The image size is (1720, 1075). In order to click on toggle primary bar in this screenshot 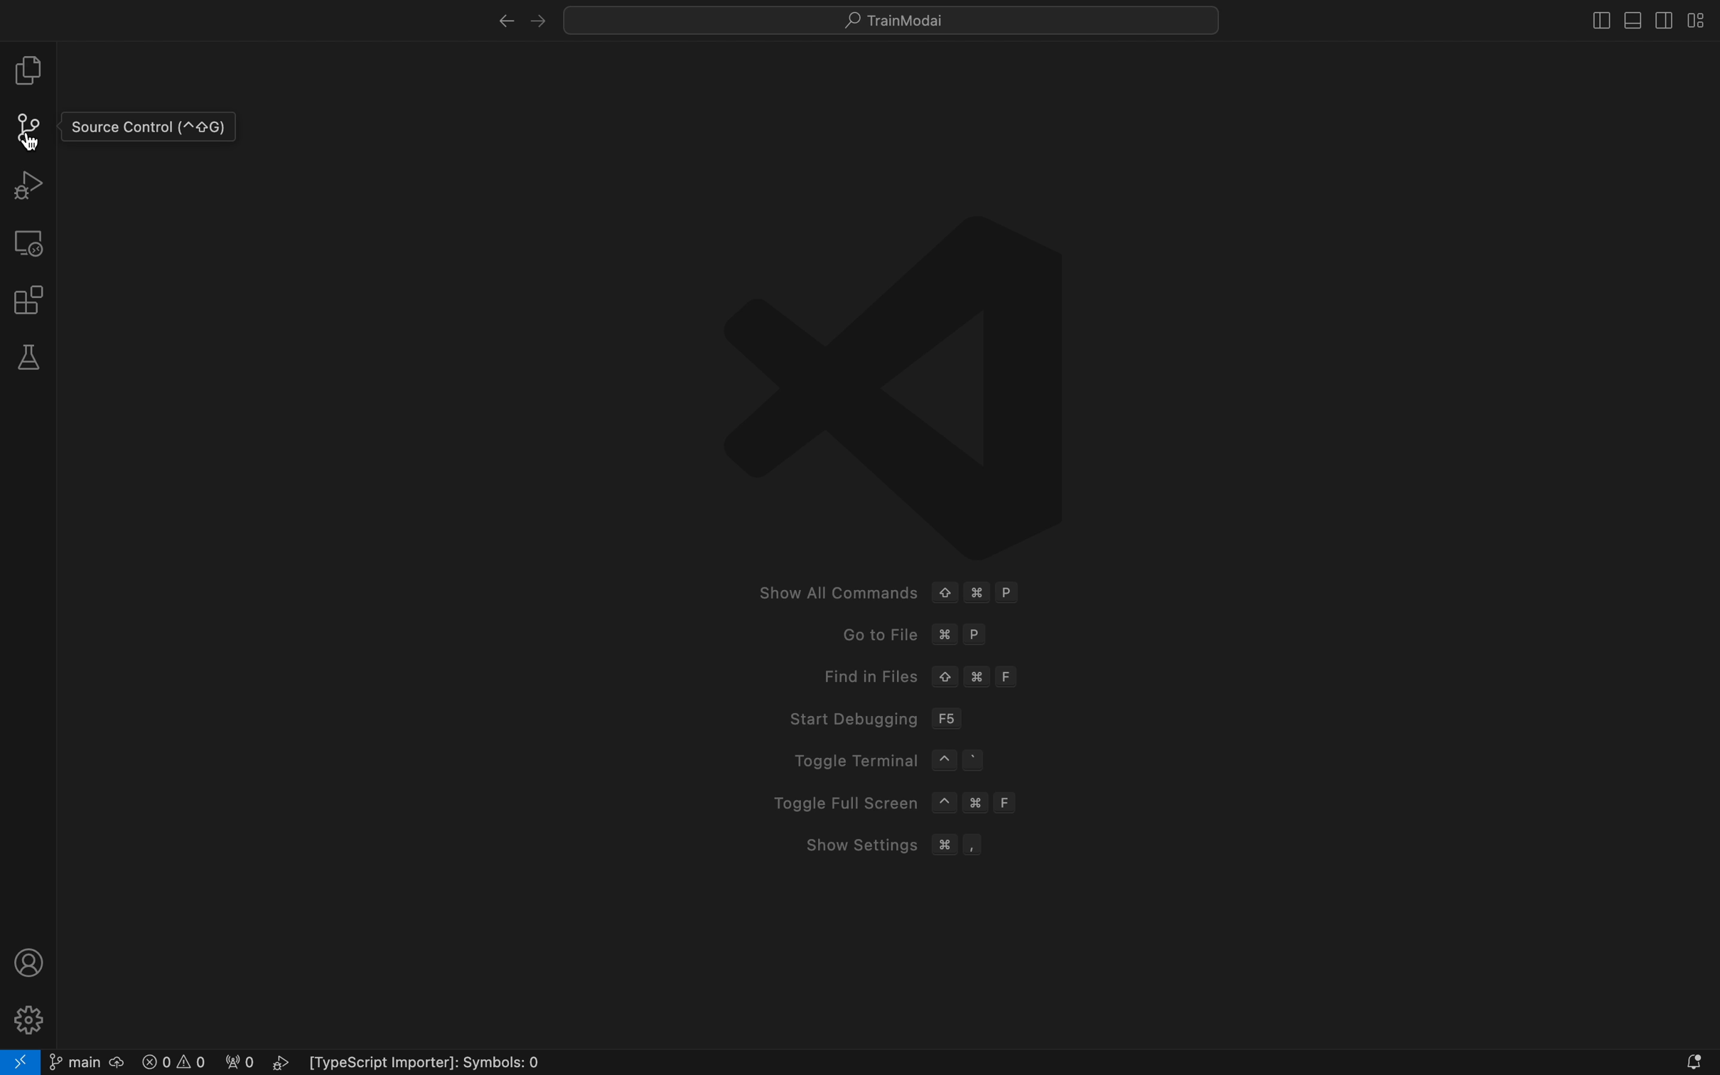, I will do `click(1635, 18)`.